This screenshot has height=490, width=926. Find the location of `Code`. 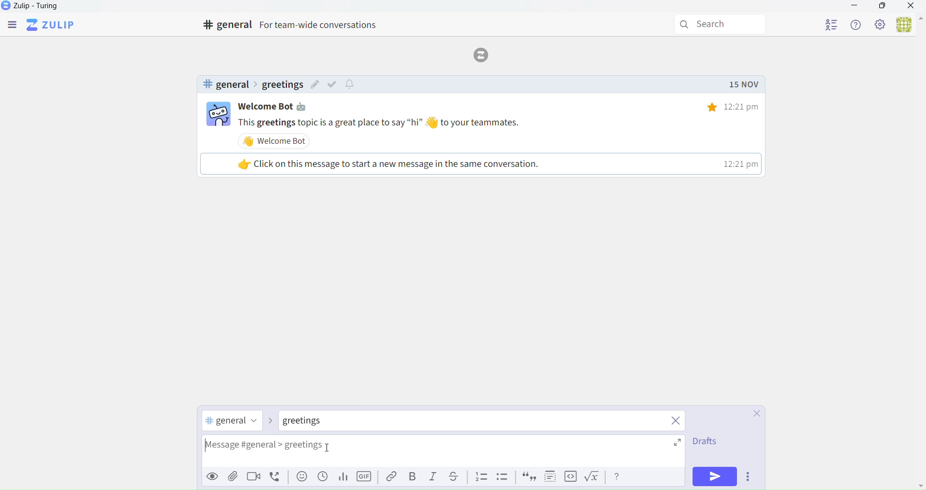

Code is located at coordinates (570, 477).